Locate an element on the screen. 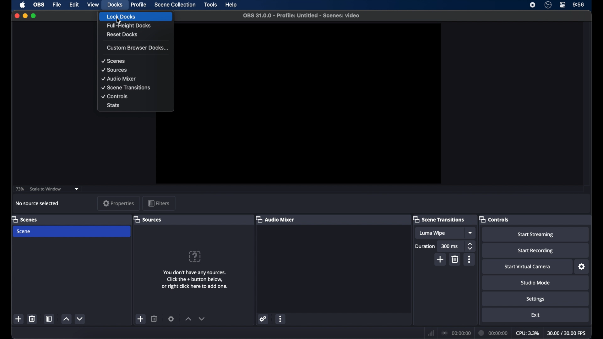 Image resolution: width=603 pixels, height=339 pixels. add sources information is located at coordinates (195, 279).